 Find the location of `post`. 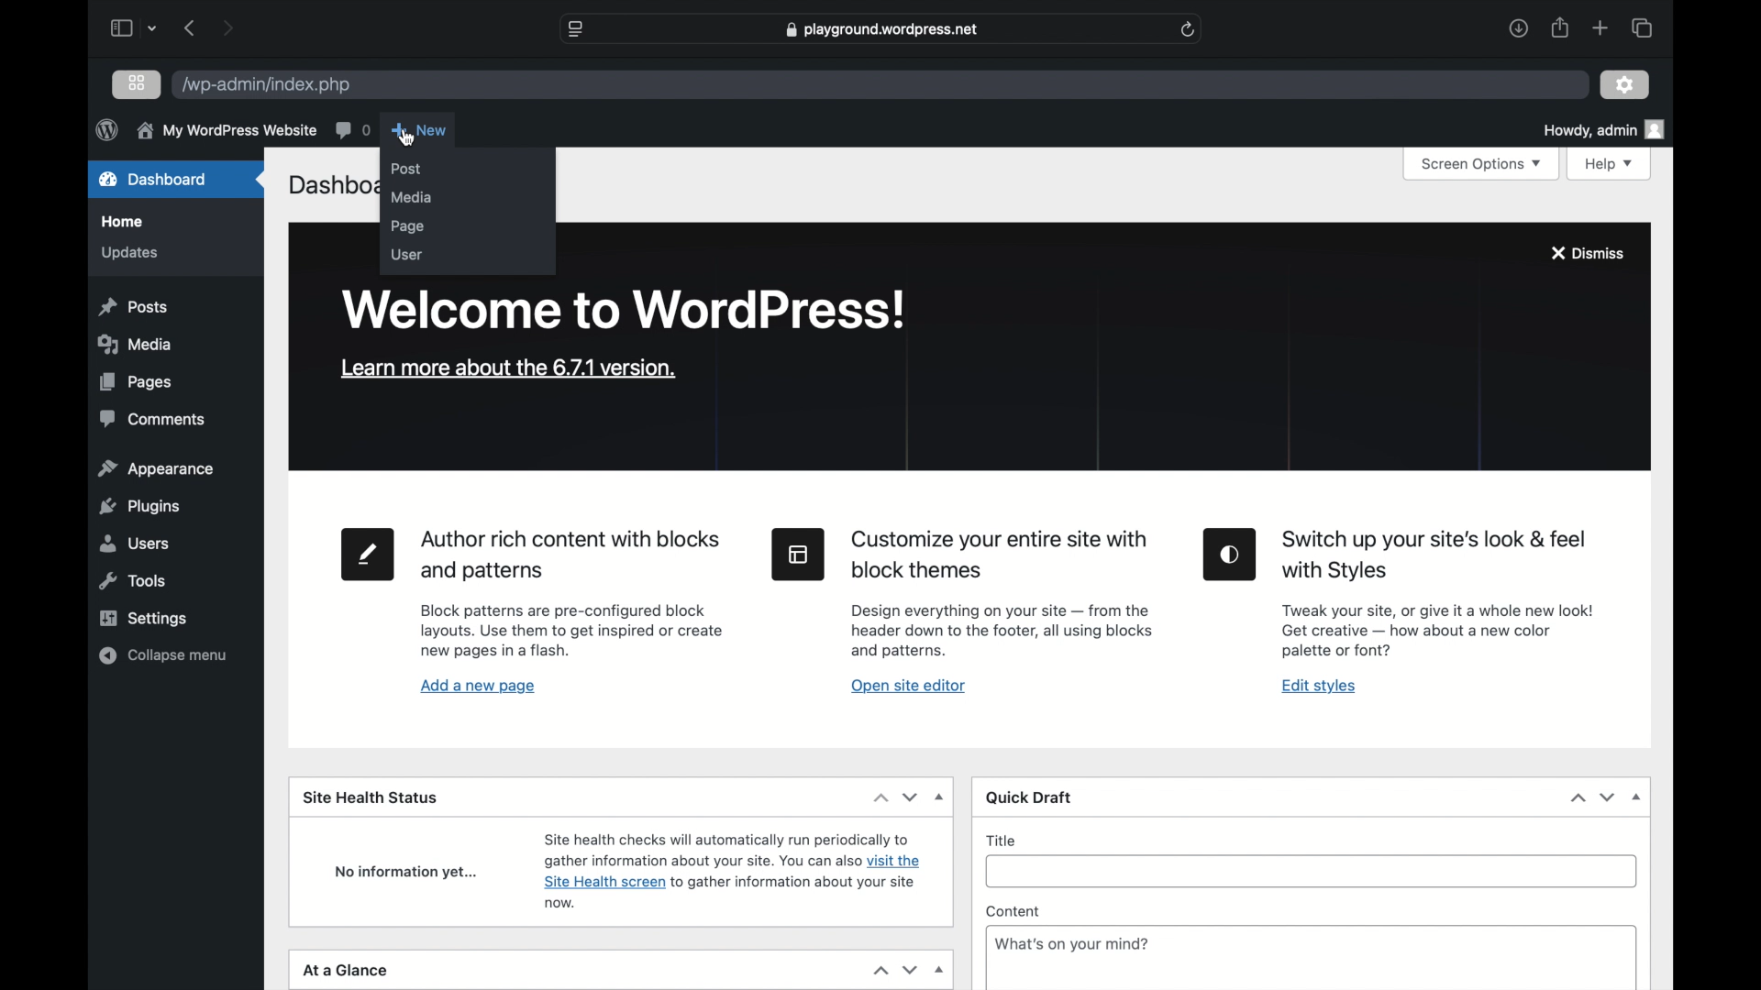

post is located at coordinates (406, 169).